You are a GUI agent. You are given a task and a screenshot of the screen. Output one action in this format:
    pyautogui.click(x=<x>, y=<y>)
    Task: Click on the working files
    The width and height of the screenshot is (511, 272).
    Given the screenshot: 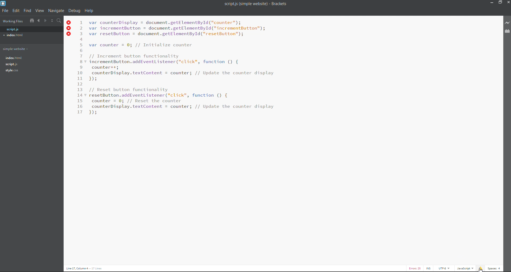 What is the action you would take?
    pyautogui.click(x=12, y=22)
    